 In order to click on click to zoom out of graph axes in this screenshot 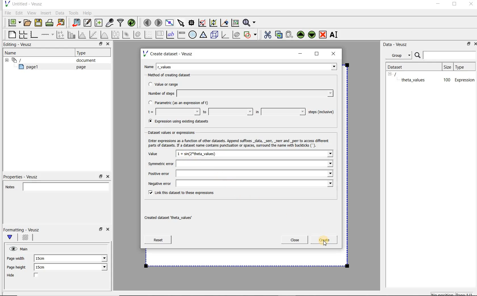, I will do `click(214, 23)`.